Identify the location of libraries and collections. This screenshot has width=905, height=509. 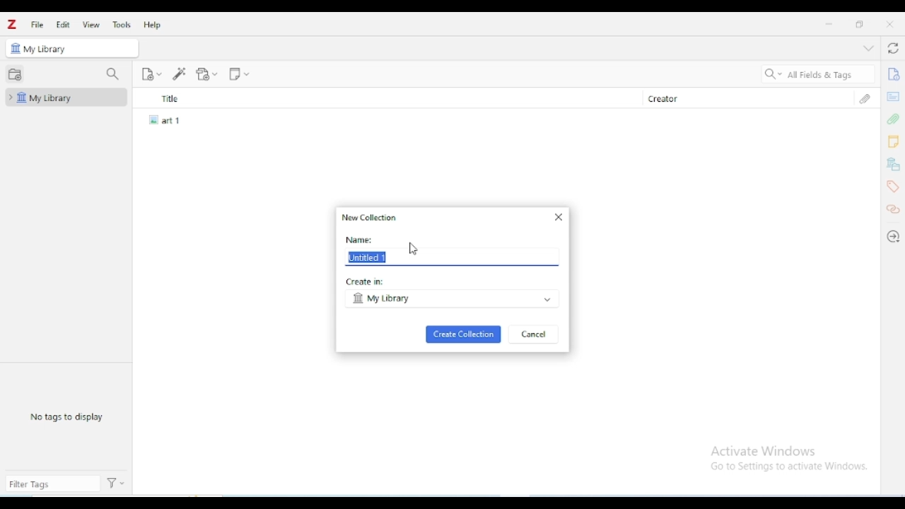
(894, 165).